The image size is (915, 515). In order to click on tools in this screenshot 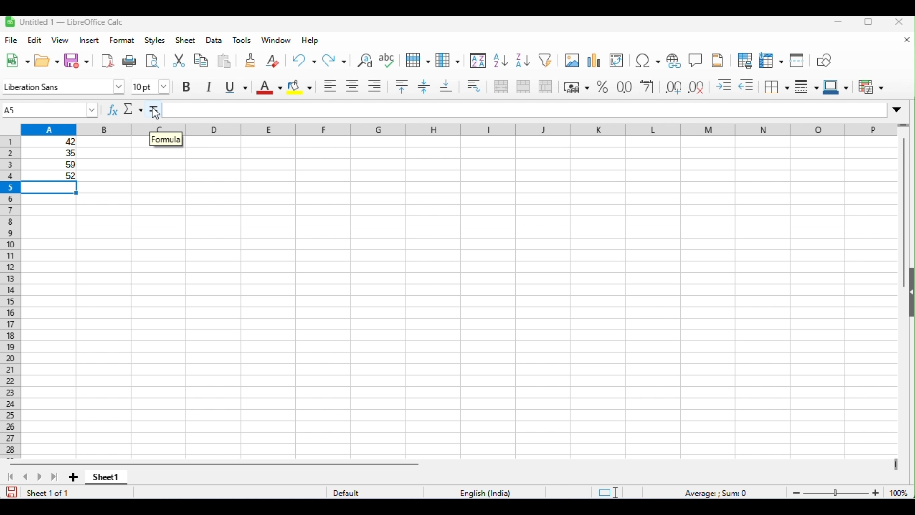, I will do `click(243, 41)`.